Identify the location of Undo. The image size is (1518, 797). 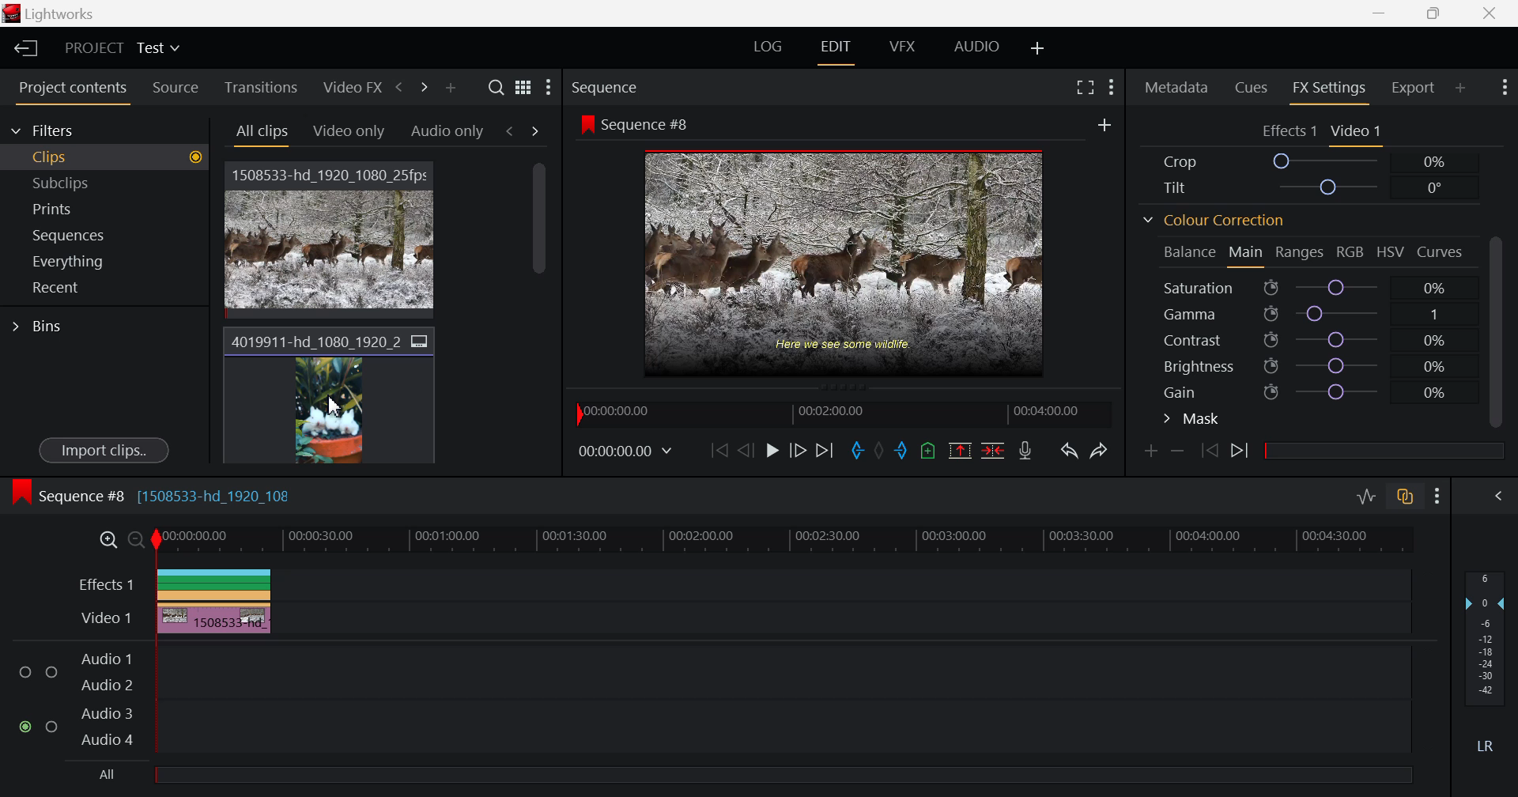
(1069, 451).